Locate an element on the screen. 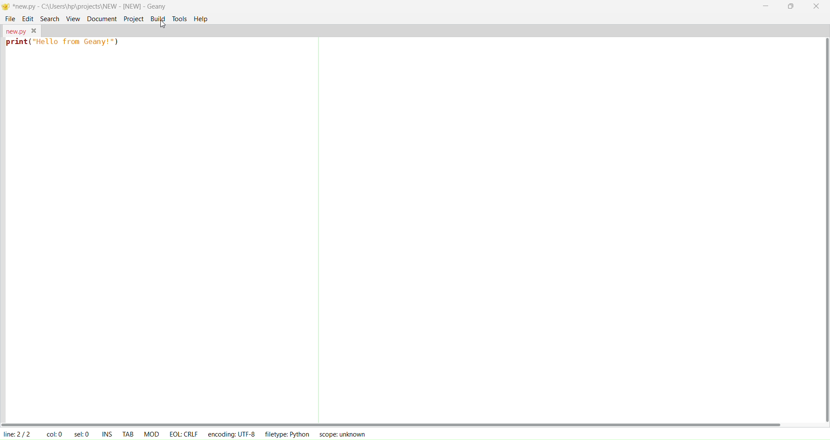 This screenshot has height=440, width=830. ins is located at coordinates (108, 434).